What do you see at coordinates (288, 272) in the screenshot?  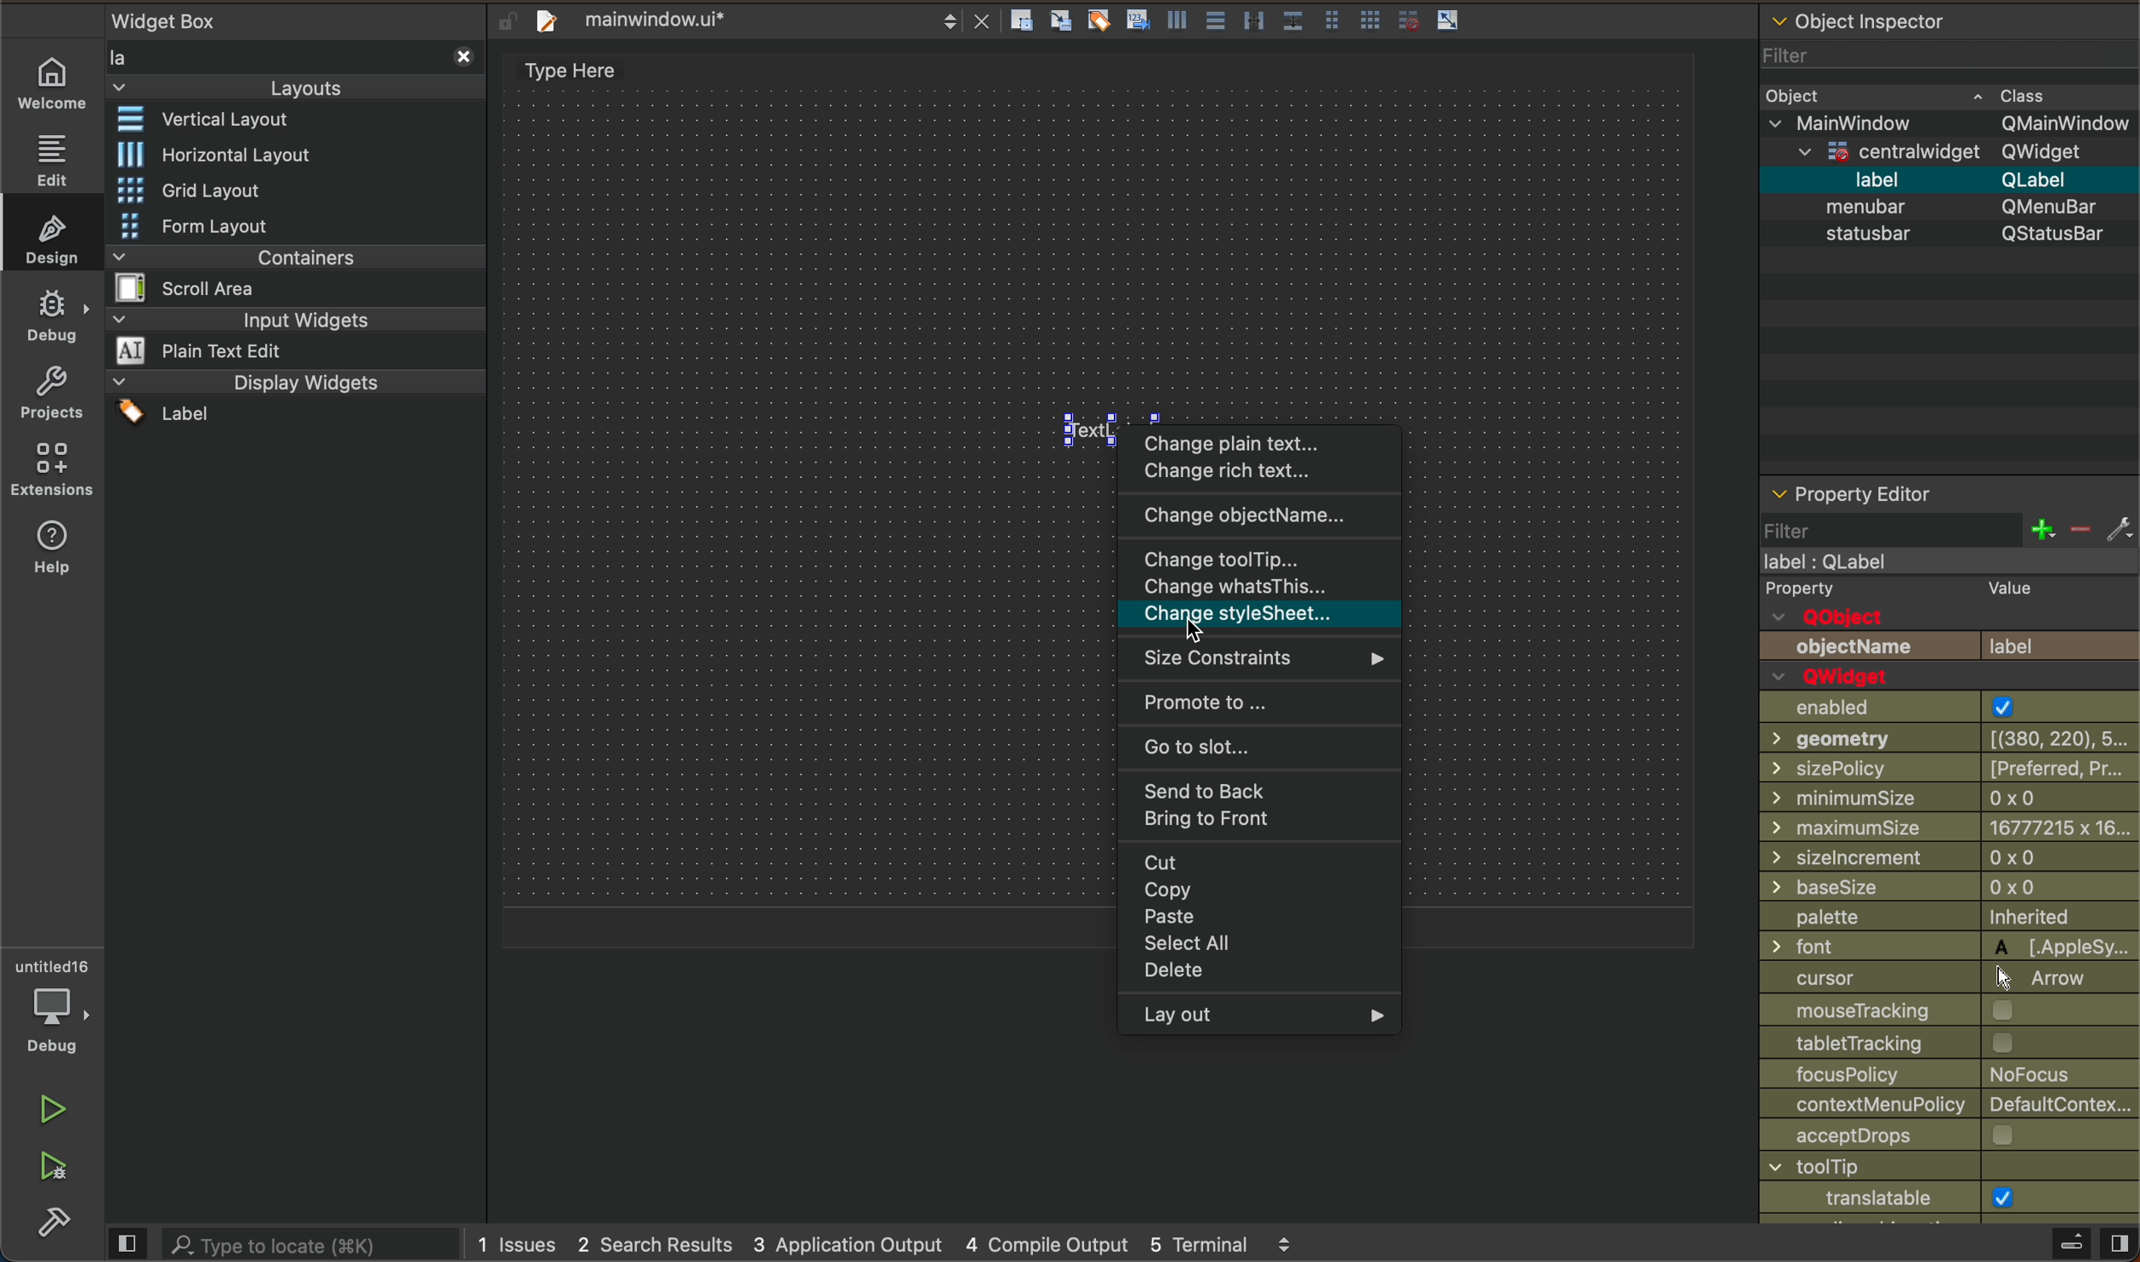 I see `containers` at bounding box center [288, 272].